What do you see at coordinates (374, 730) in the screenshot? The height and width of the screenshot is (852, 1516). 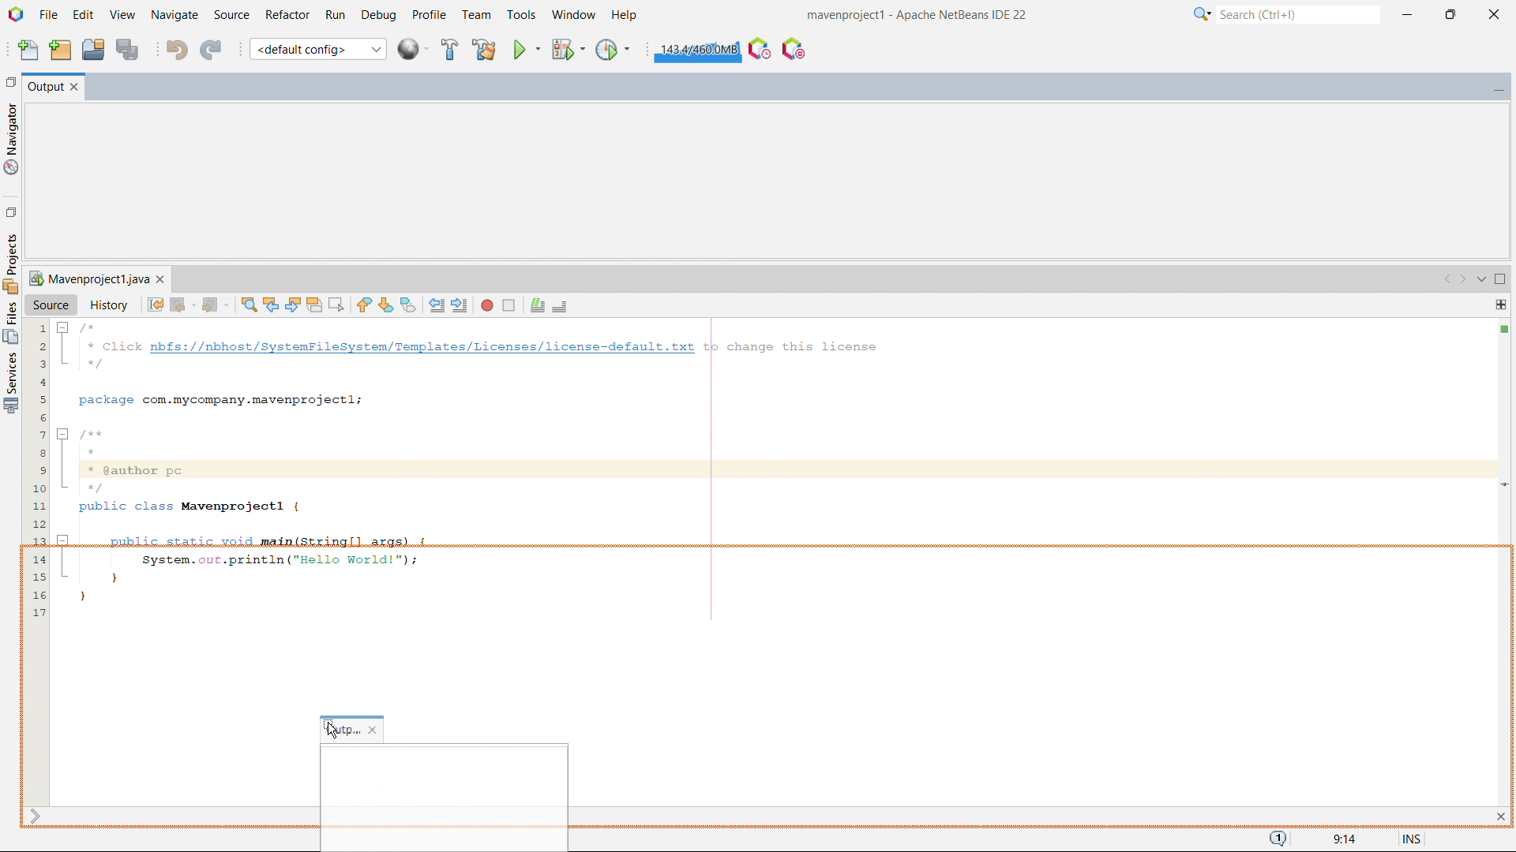 I see `close` at bounding box center [374, 730].